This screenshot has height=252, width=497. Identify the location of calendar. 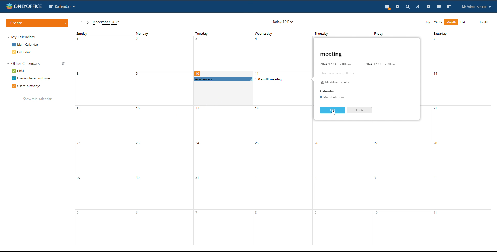
(21, 52).